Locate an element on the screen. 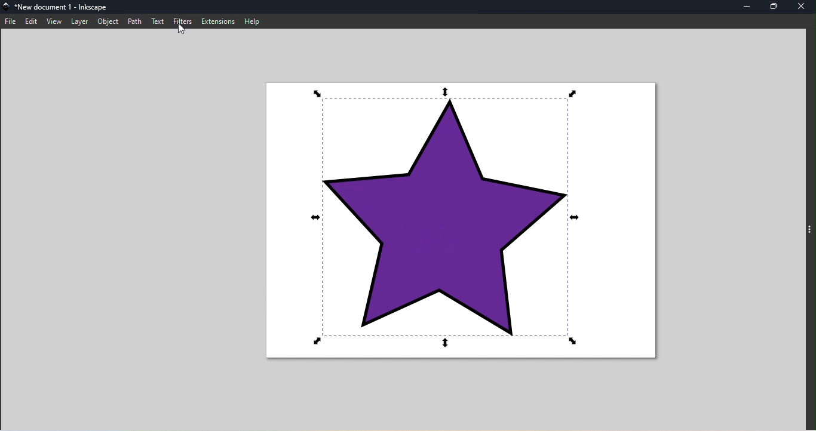 This screenshot has height=431, width=816. Text is located at coordinates (158, 21).